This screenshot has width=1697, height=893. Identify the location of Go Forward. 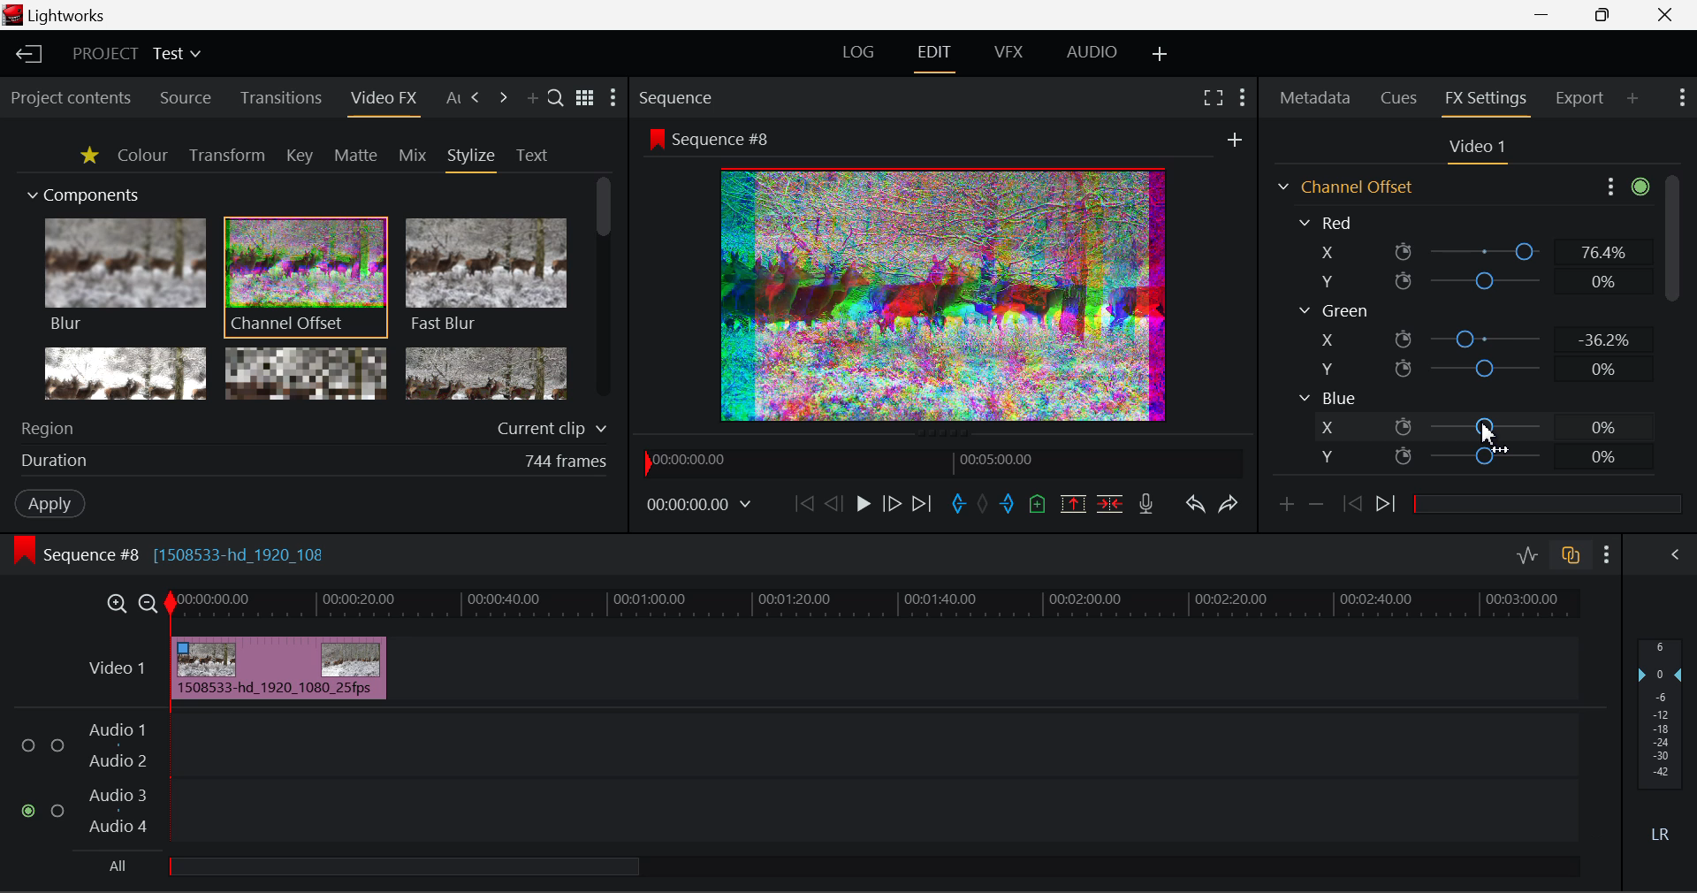
(893, 506).